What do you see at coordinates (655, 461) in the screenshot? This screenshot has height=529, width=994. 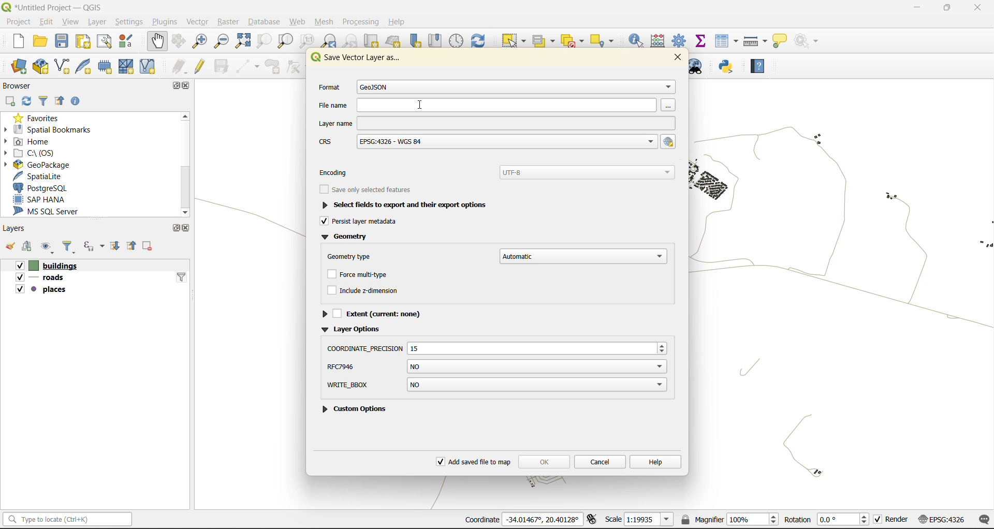 I see `help` at bounding box center [655, 461].